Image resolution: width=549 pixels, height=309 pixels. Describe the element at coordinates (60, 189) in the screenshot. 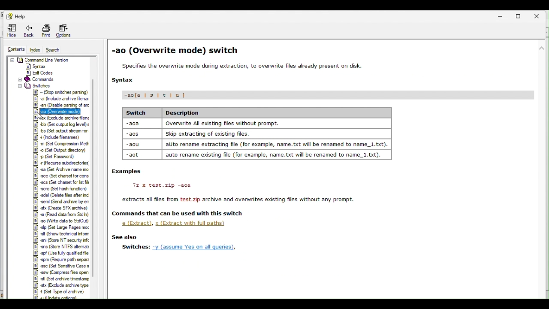

I see `8] scrc (Set hash function)` at that location.